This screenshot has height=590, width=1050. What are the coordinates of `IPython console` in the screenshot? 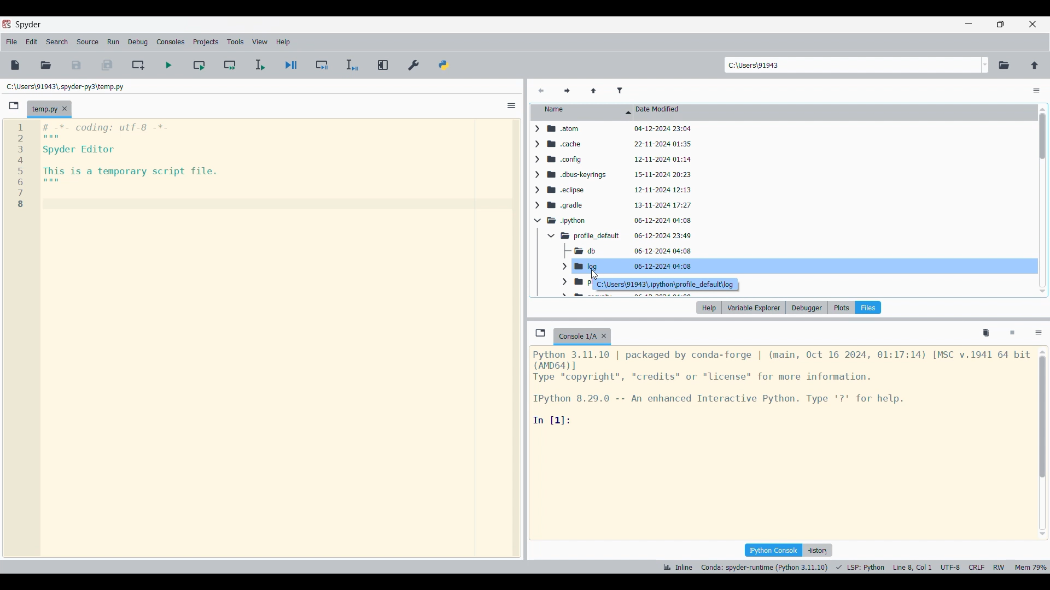 It's located at (773, 550).